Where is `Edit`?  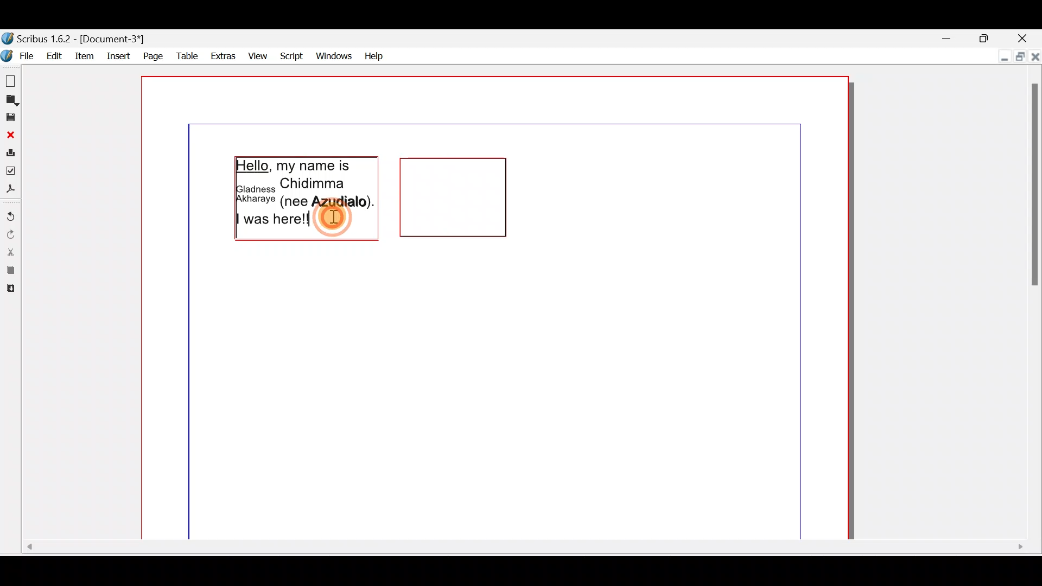 Edit is located at coordinates (55, 56).